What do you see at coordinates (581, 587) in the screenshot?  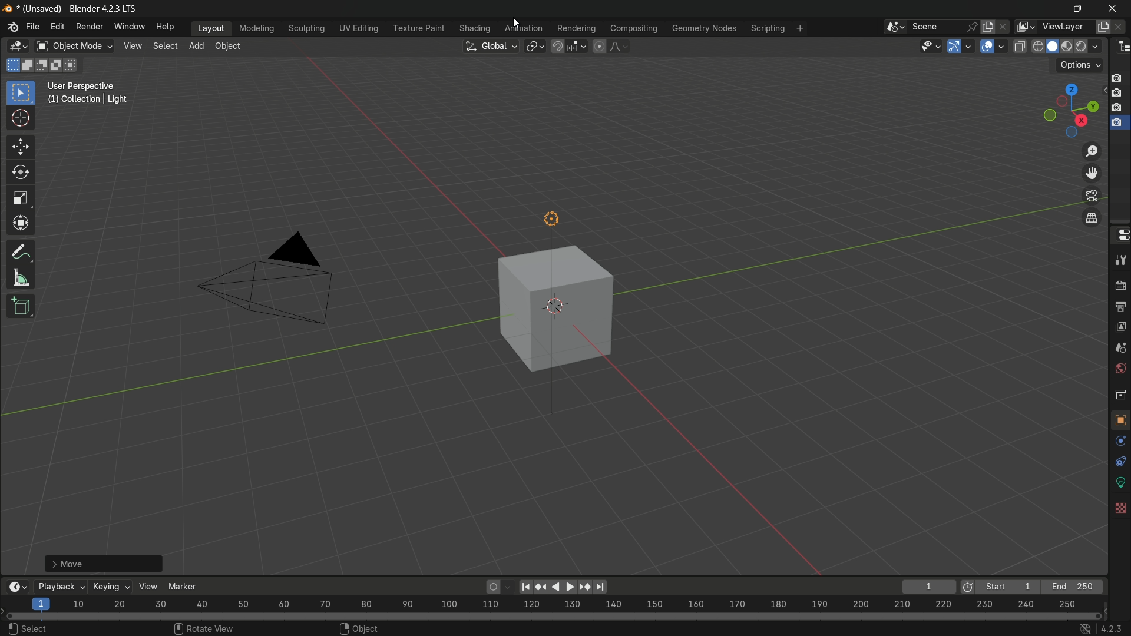 I see `play animation` at bounding box center [581, 587].